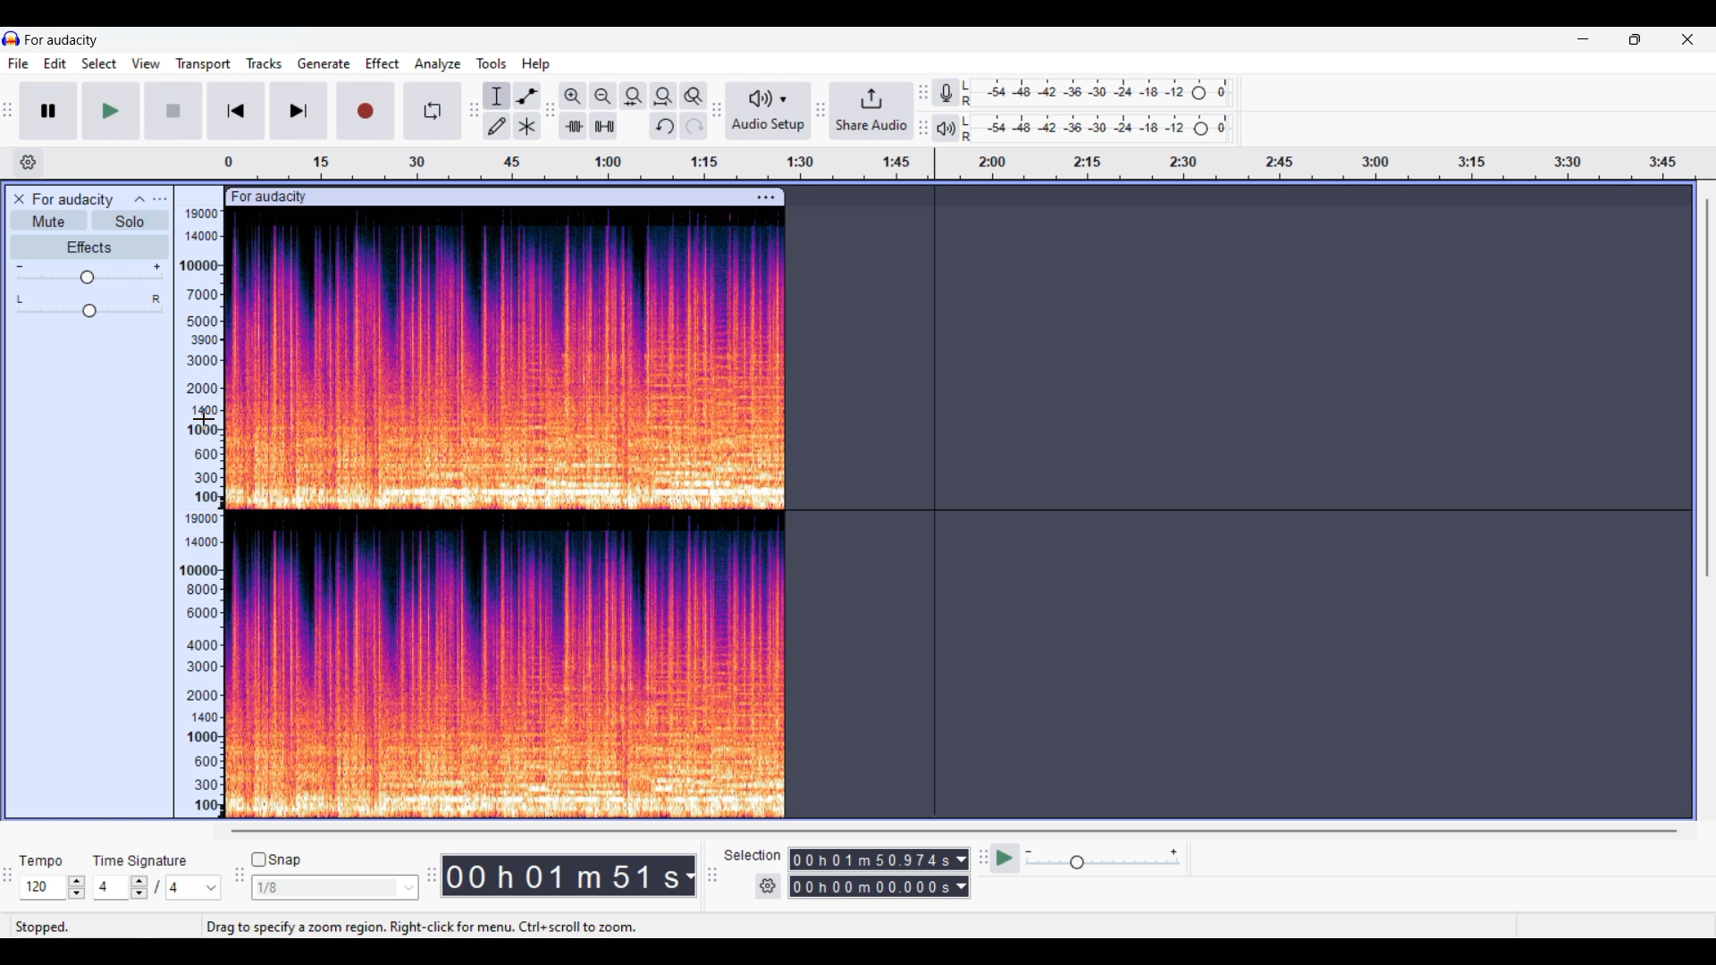 The width and height of the screenshot is (1716, 965). Describe the element at coordinates (573, 127) in the screenshot. I see `Trim audio outside selection` at that location.